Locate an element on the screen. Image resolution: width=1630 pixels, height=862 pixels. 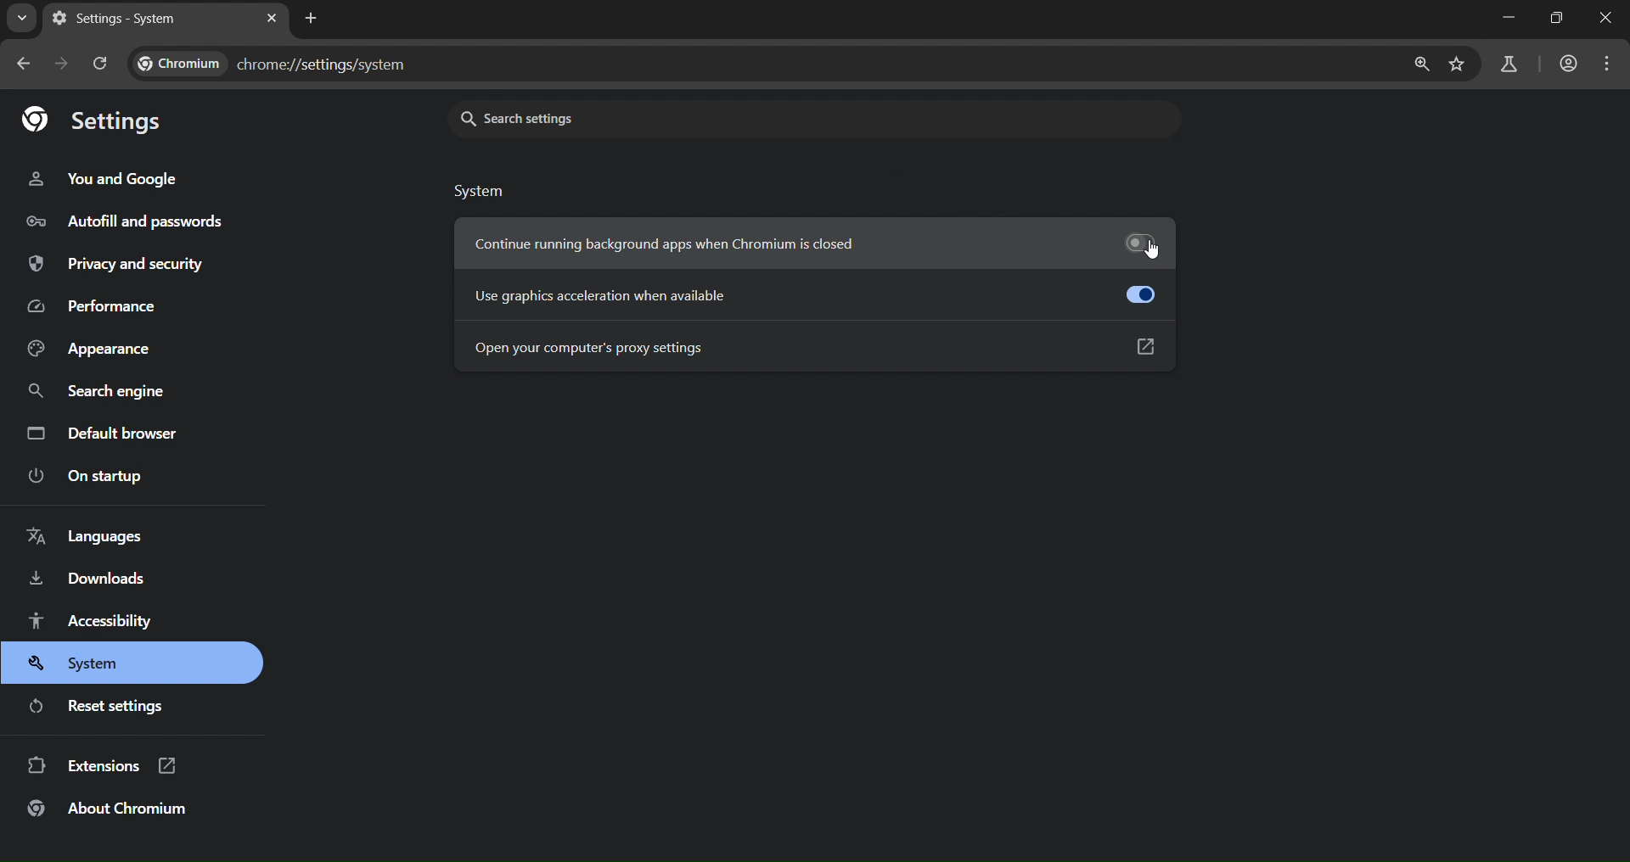
new tab is located at coordinates (312, 19).